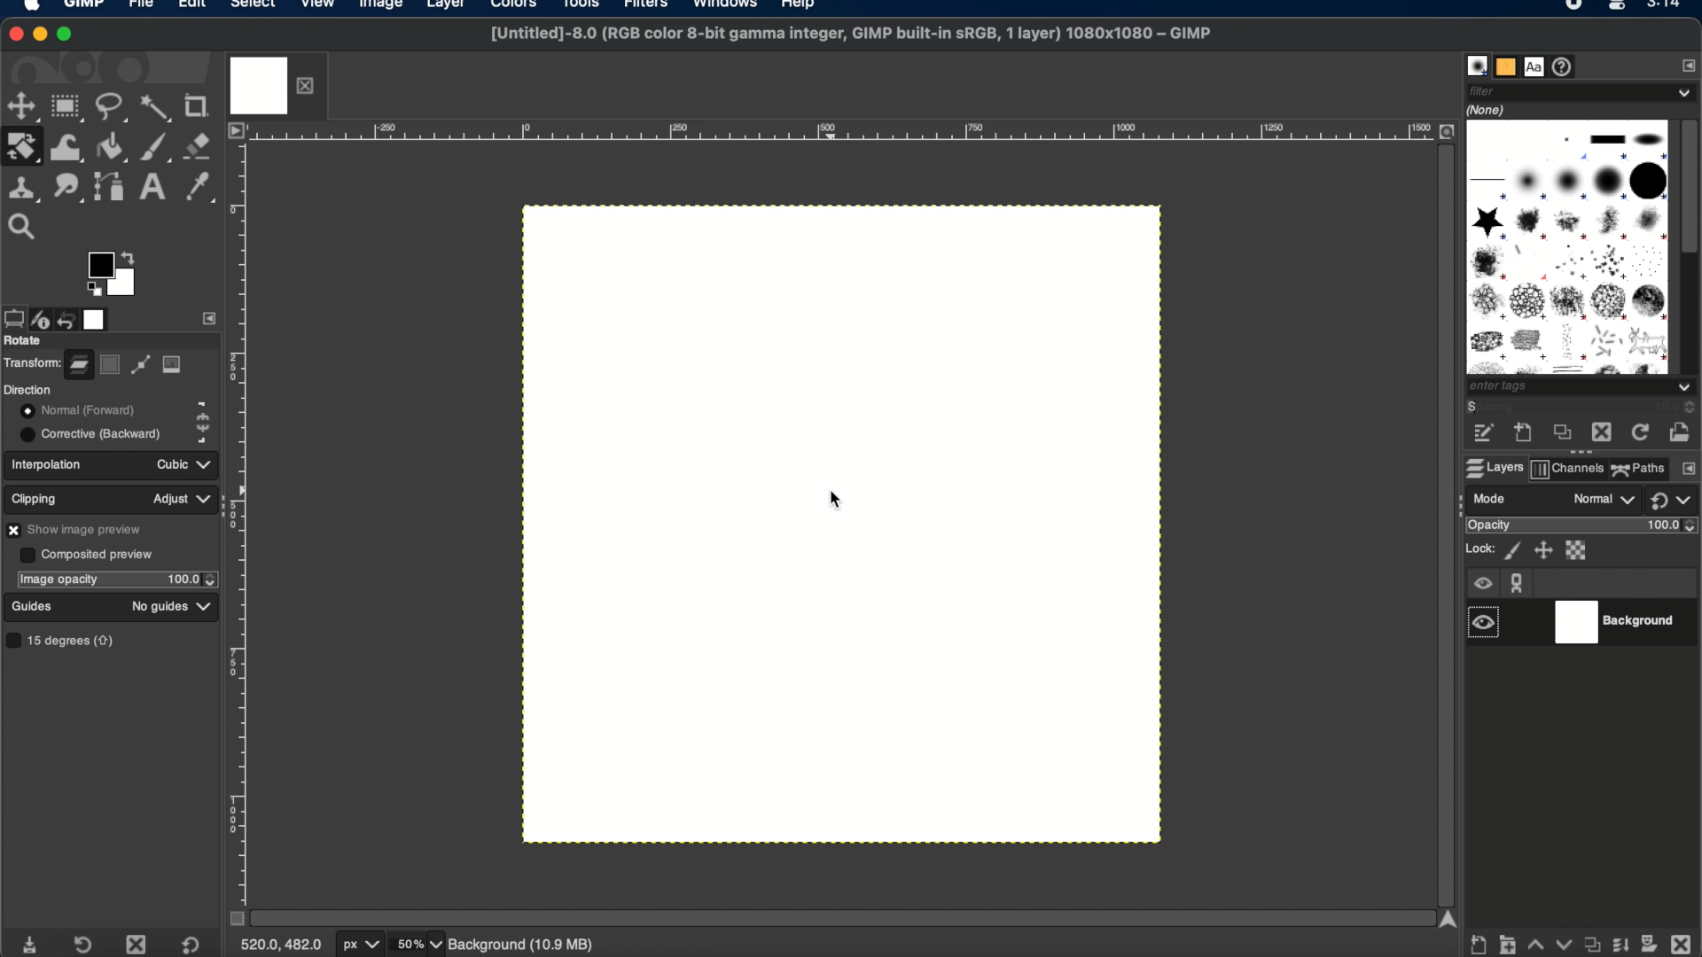 This screenshot has width=1702, height=957. What do you see at coordinates (1639, 468) in the screenshot?
I see `paths` at bounding box center [1639, 468].